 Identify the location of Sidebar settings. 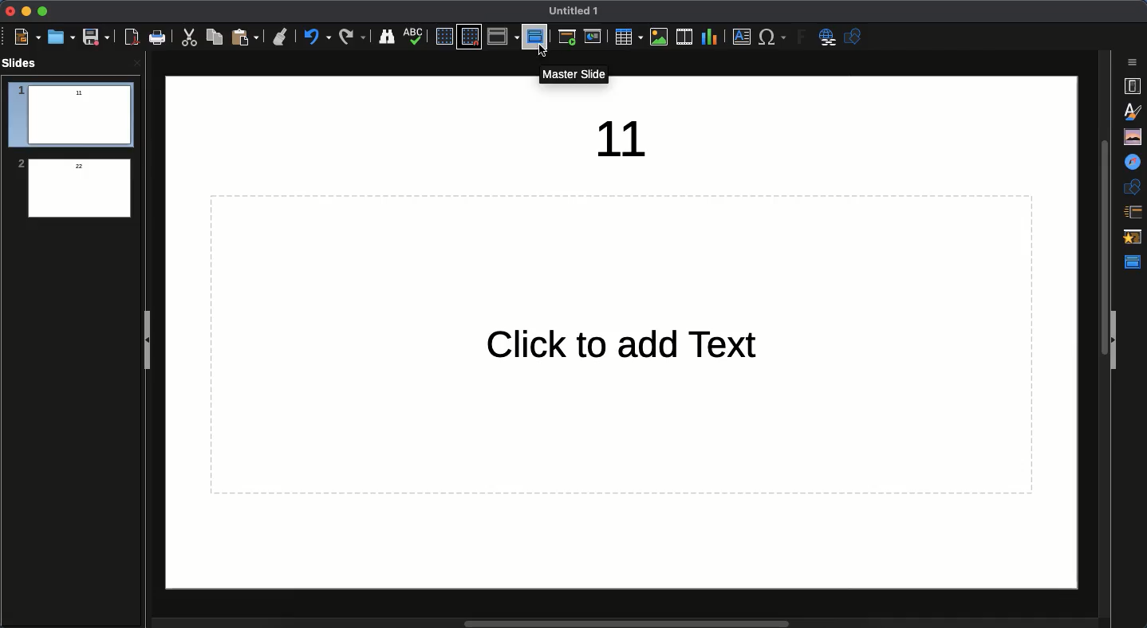
(1134, 62).